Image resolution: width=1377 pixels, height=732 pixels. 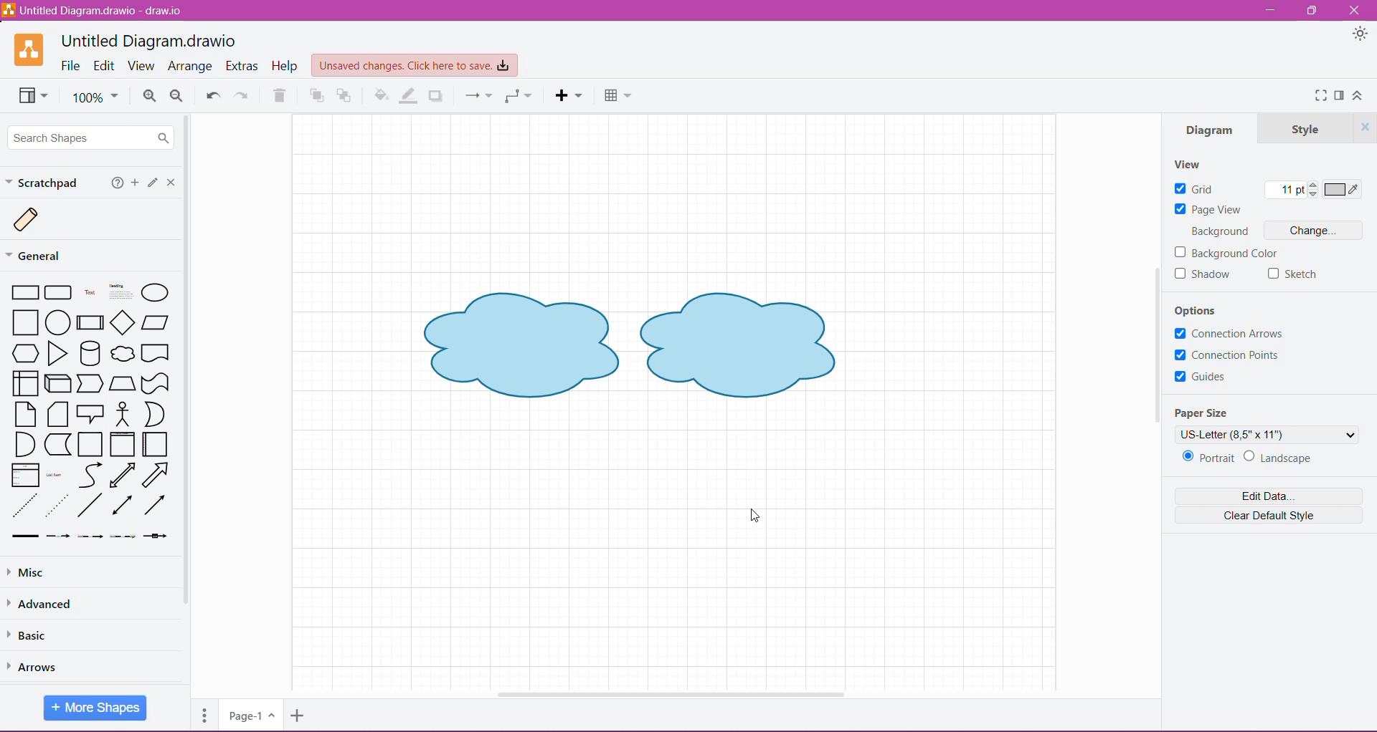 I want to click on Page-1, so click(x=250, y=716).